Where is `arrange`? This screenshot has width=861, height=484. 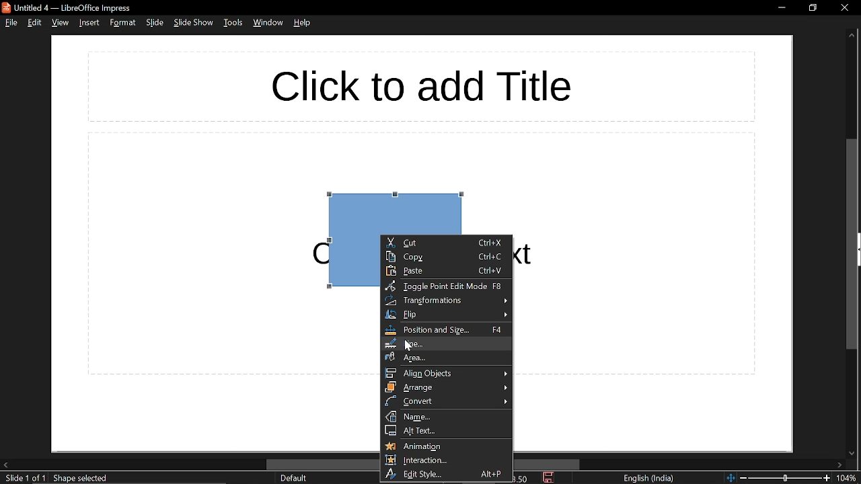 arrange is located at coordinates (448, 387).